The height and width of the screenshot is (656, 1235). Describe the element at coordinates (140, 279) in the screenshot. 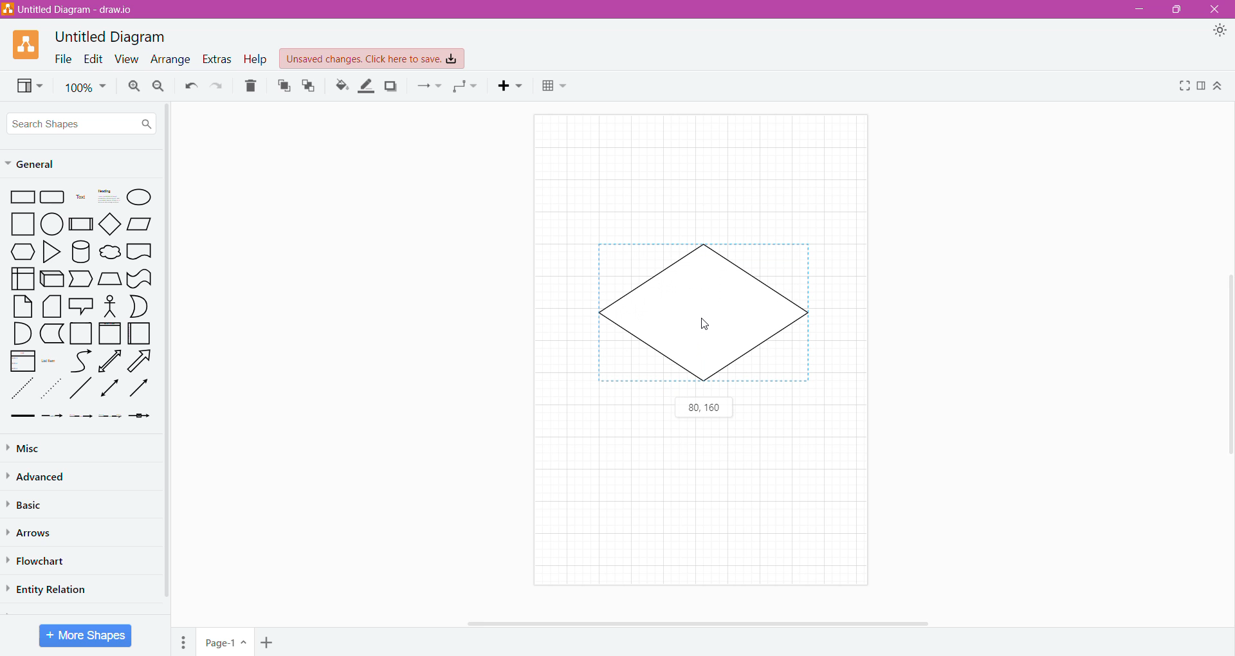

I see `Tape` at that location.